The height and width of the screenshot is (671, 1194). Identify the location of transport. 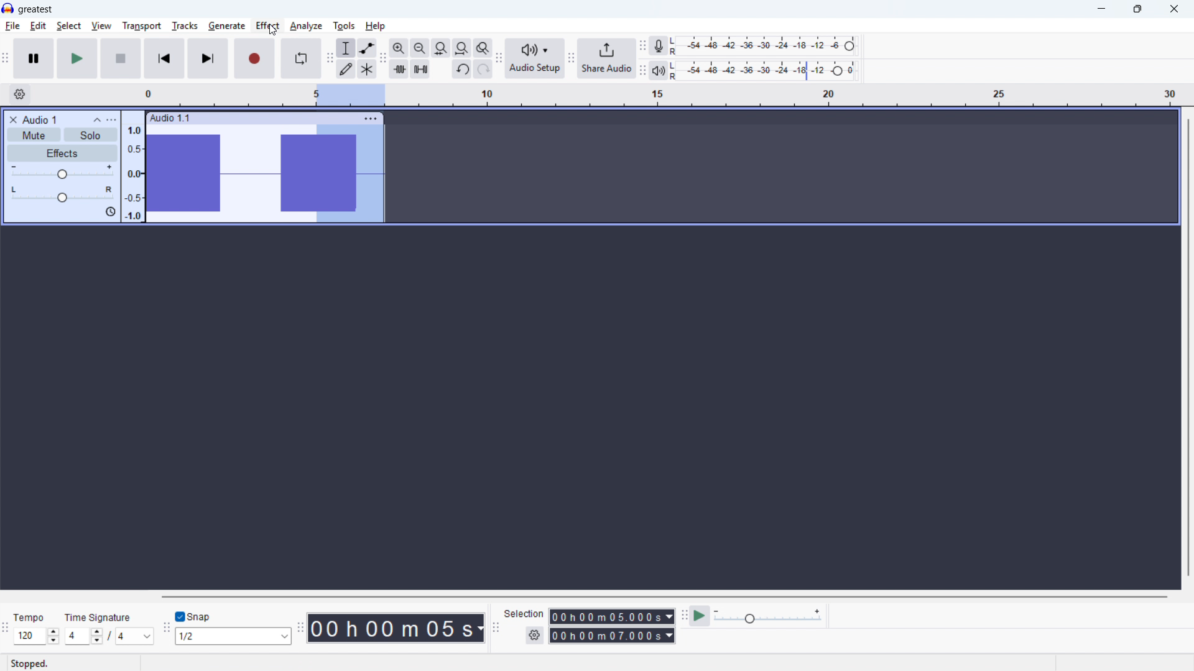
(142, 26).